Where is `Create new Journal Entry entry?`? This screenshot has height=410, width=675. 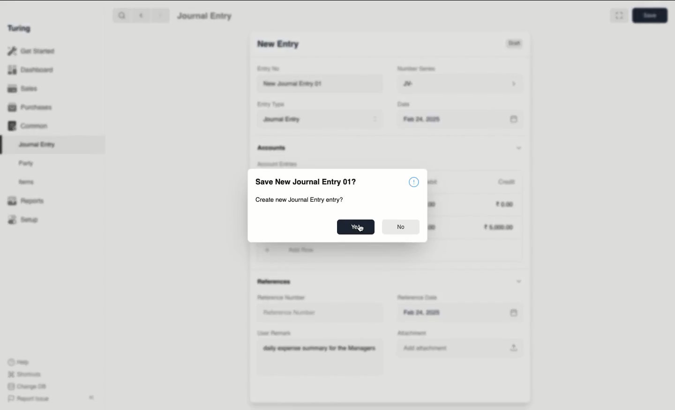 Create new Journal Entry entry? is located at coordinates (300, 200).